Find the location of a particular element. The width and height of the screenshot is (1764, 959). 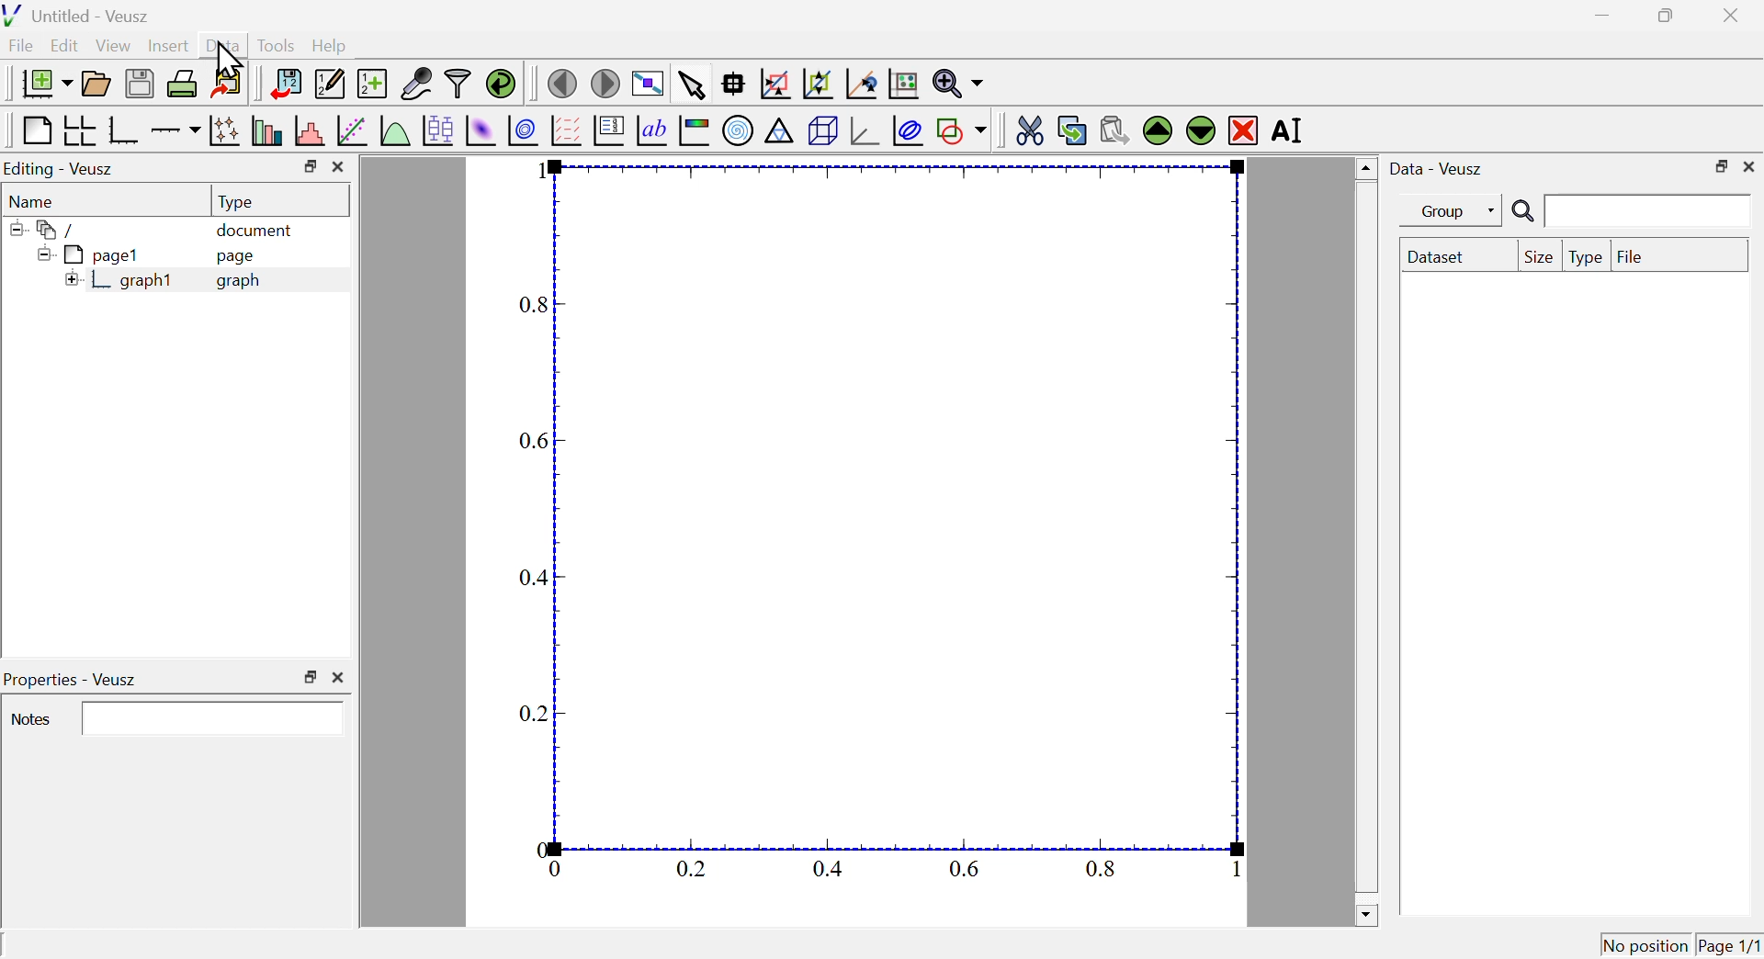

plot bar charts is located at coordinates (266, 132).